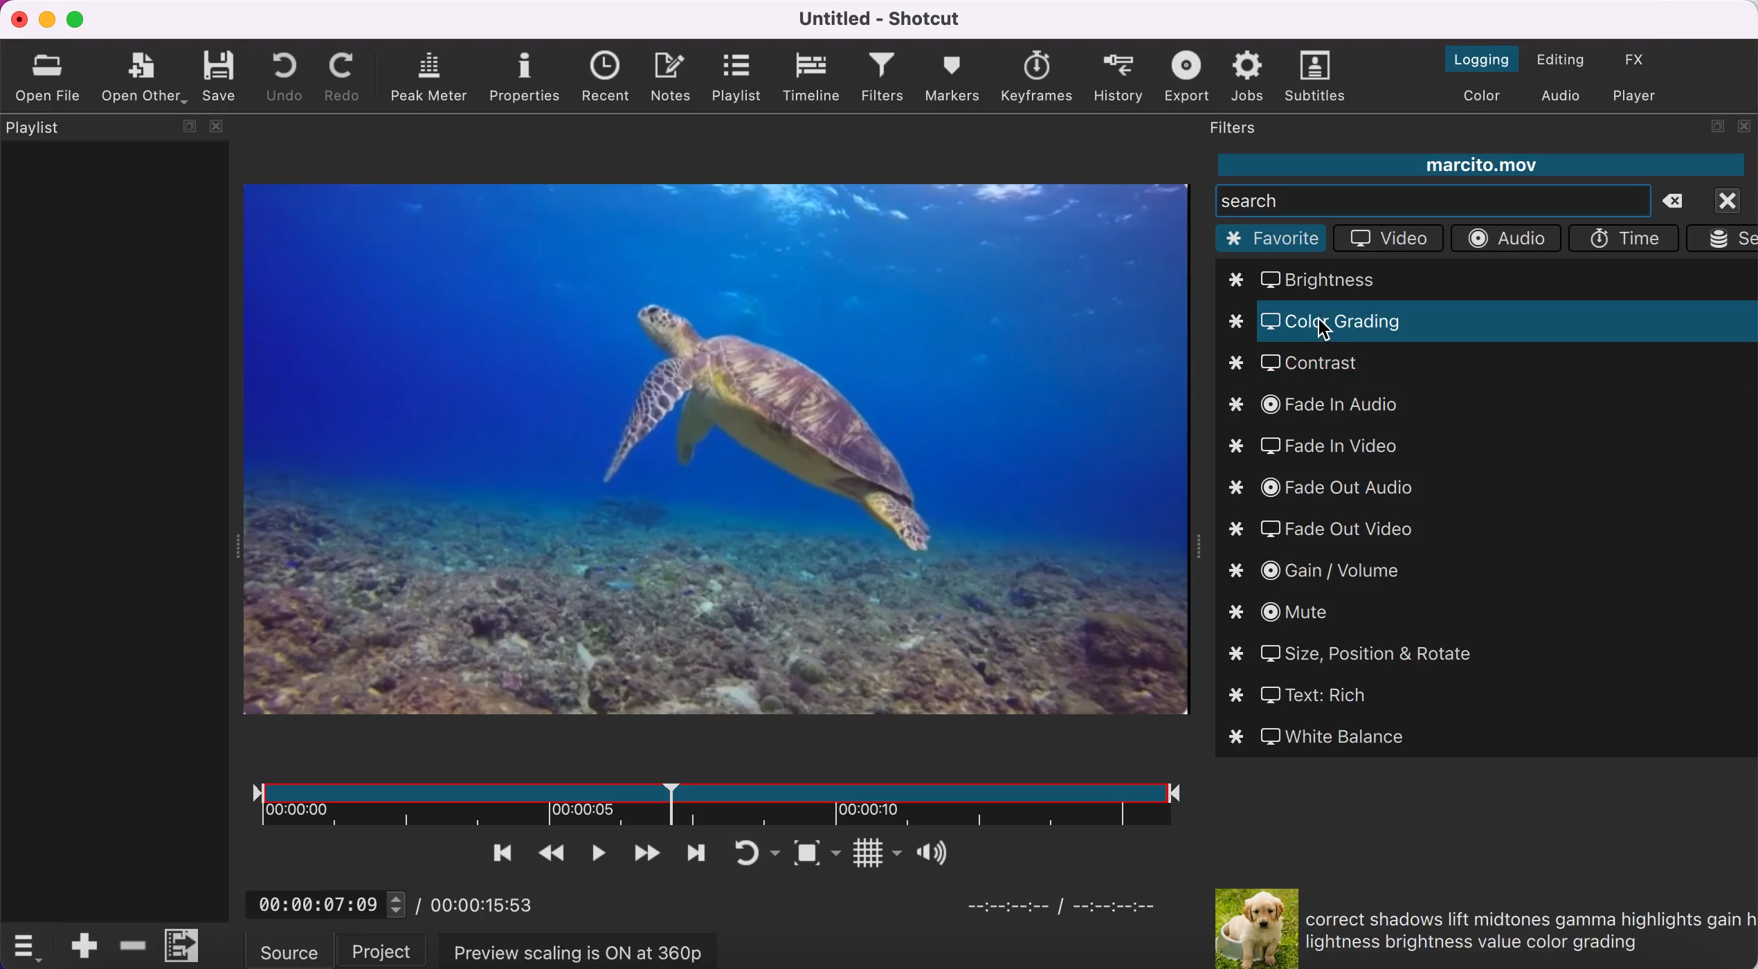 This screenshot has width=1758, height=969. I want to click on time, so click(1626, 237).